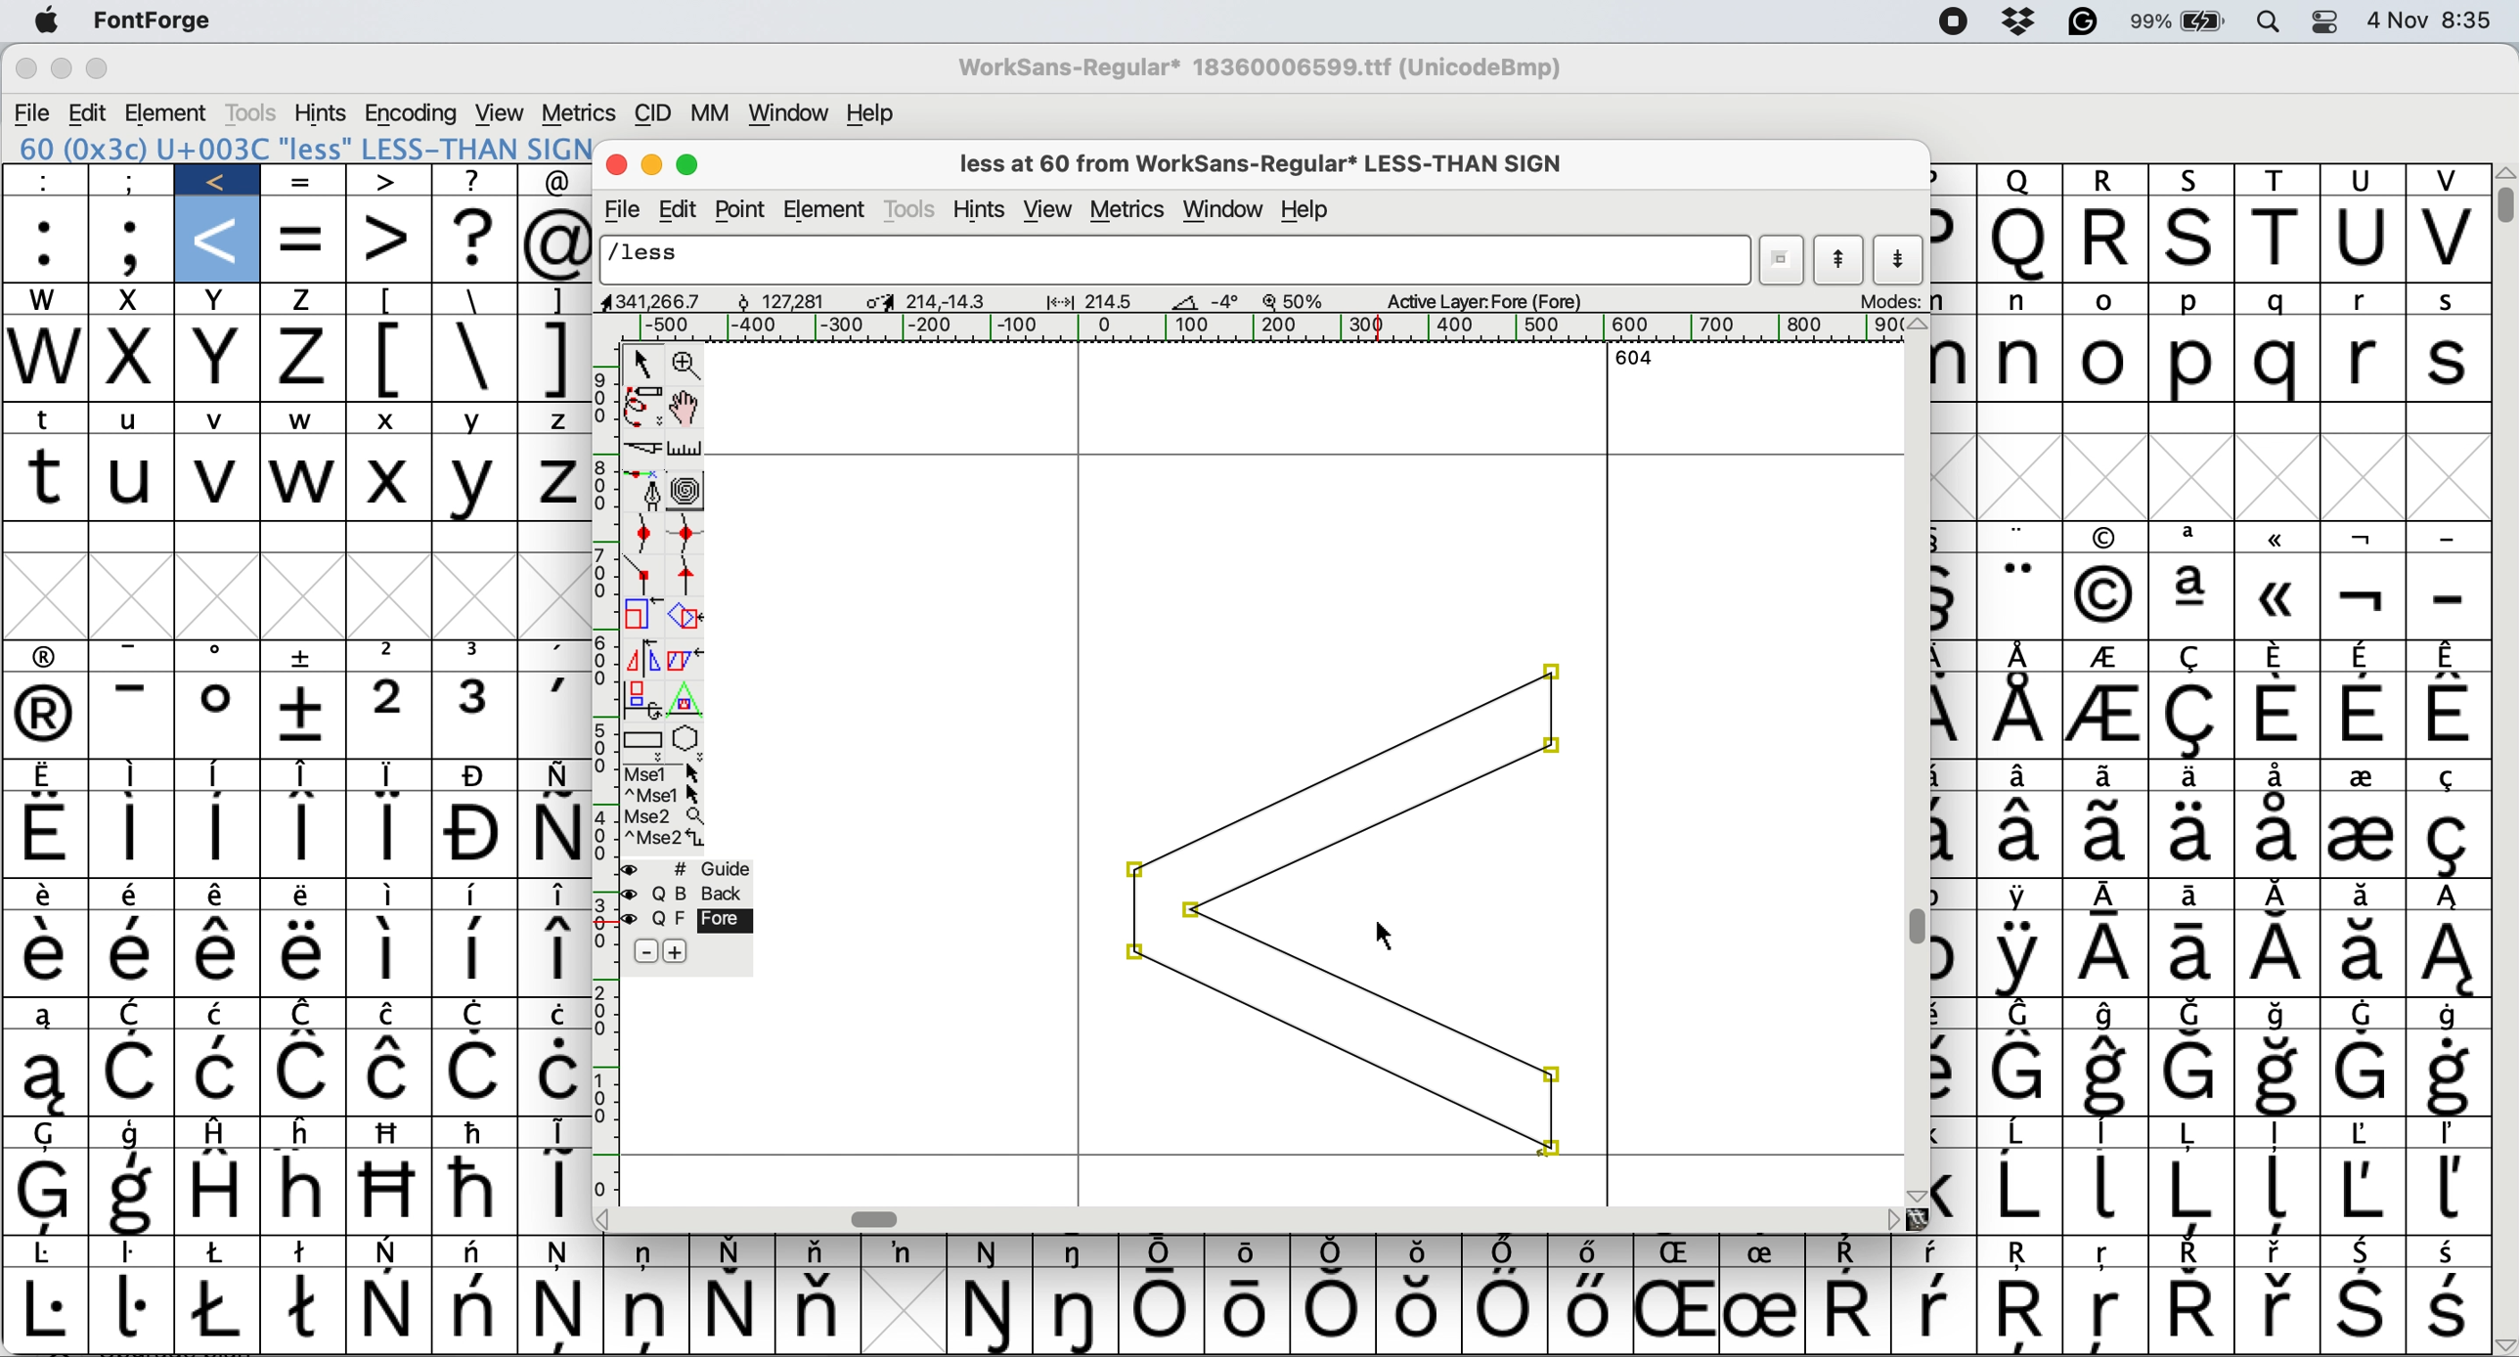  Describe the element at coordinates (479, 1252) in the screenshot. I see `Symbol` at that location.